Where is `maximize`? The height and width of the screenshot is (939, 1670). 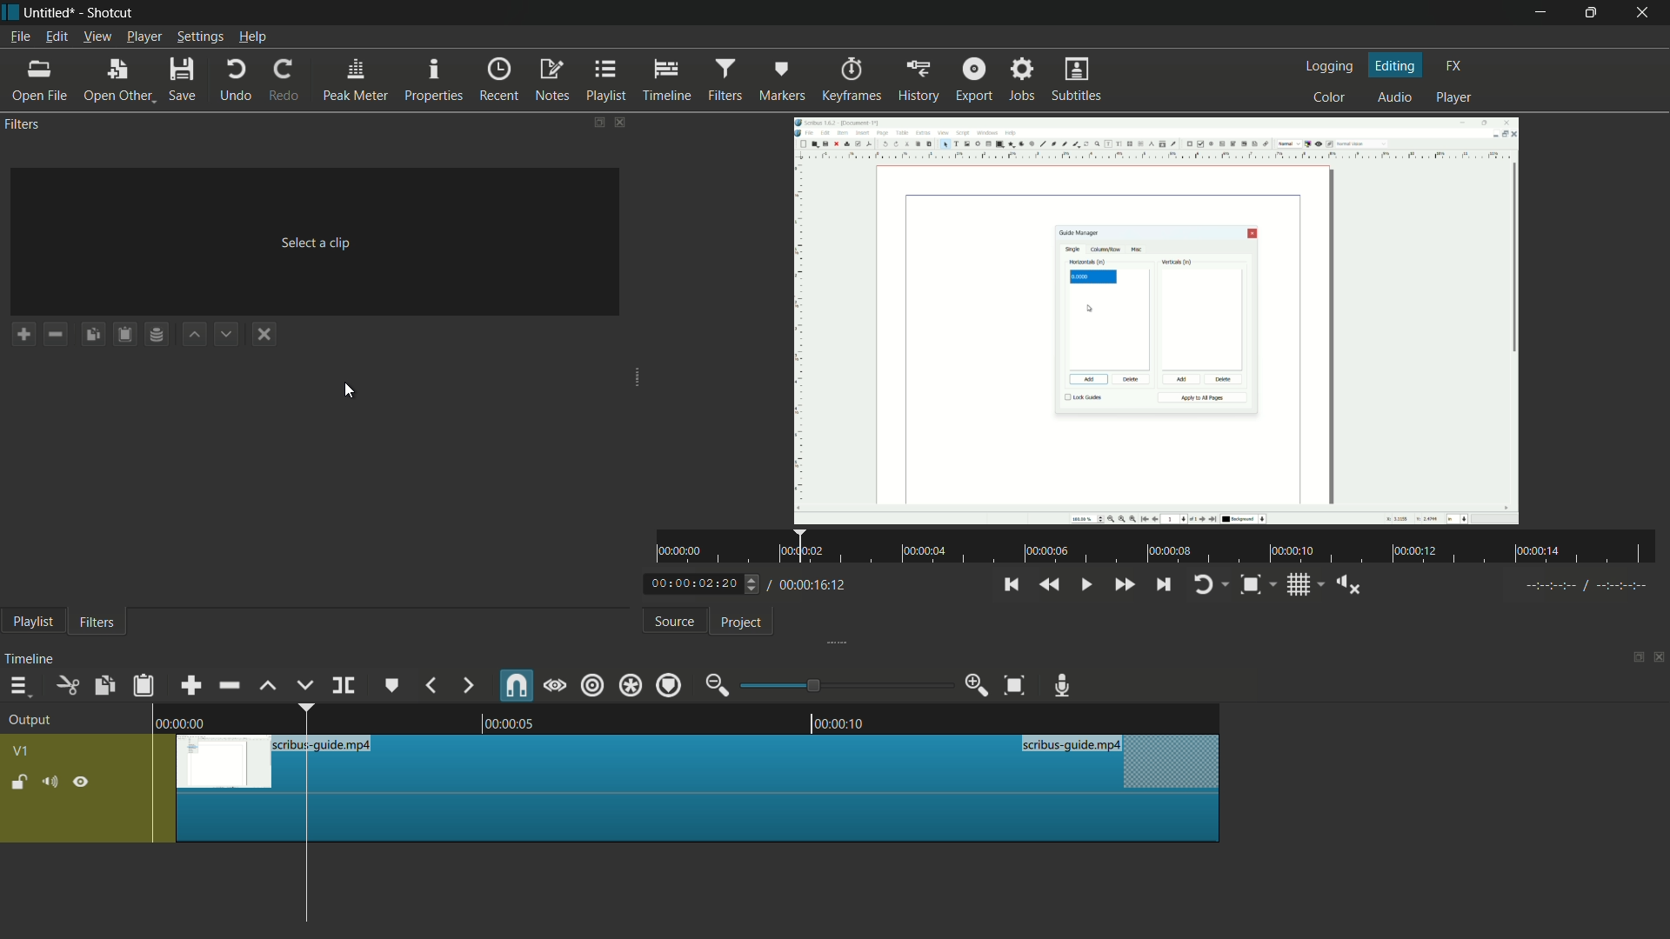 maximize is located at coordinates (1593, 12).